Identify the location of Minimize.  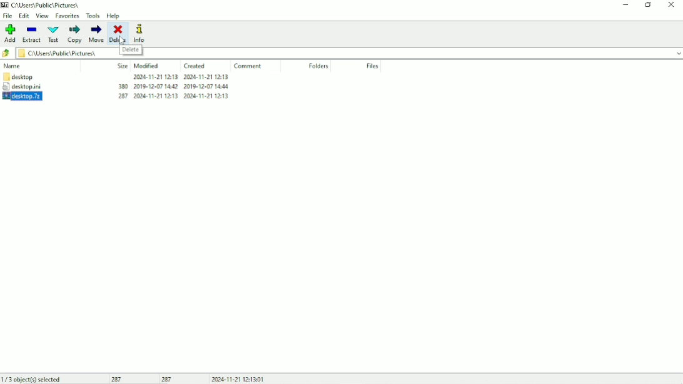
(624, 6).